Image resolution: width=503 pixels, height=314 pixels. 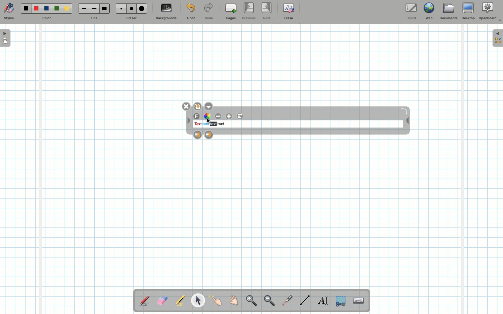 What do you see at coordinates (288, 11) in the screenshot?
I see `Erase` at bounding box center [288, 11].